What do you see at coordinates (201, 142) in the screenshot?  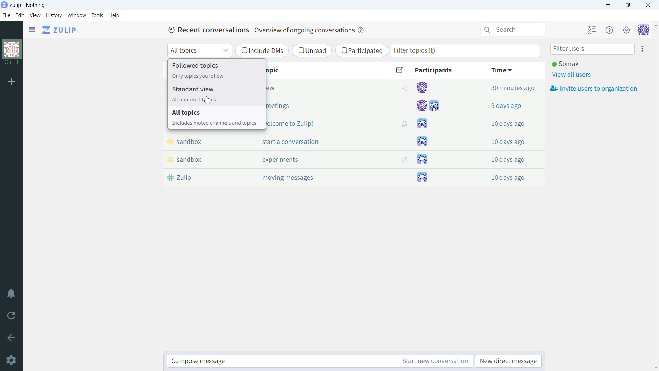 I see `sandbox` at bounding box center [201, 142].